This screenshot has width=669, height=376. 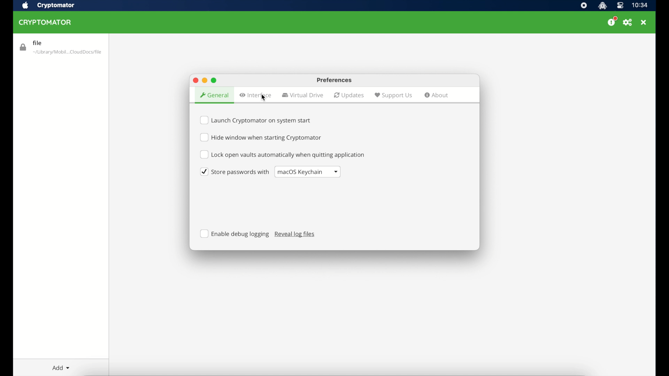 I want to click on maximize, so click(x=195, y=80).